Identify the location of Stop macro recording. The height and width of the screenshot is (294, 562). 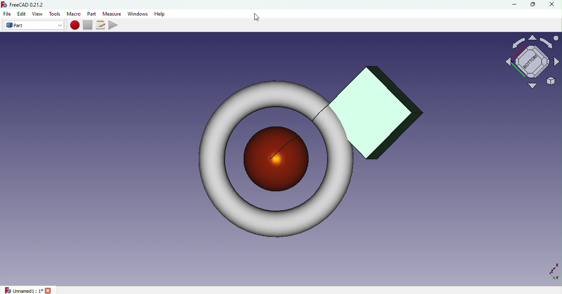
(87, 25).